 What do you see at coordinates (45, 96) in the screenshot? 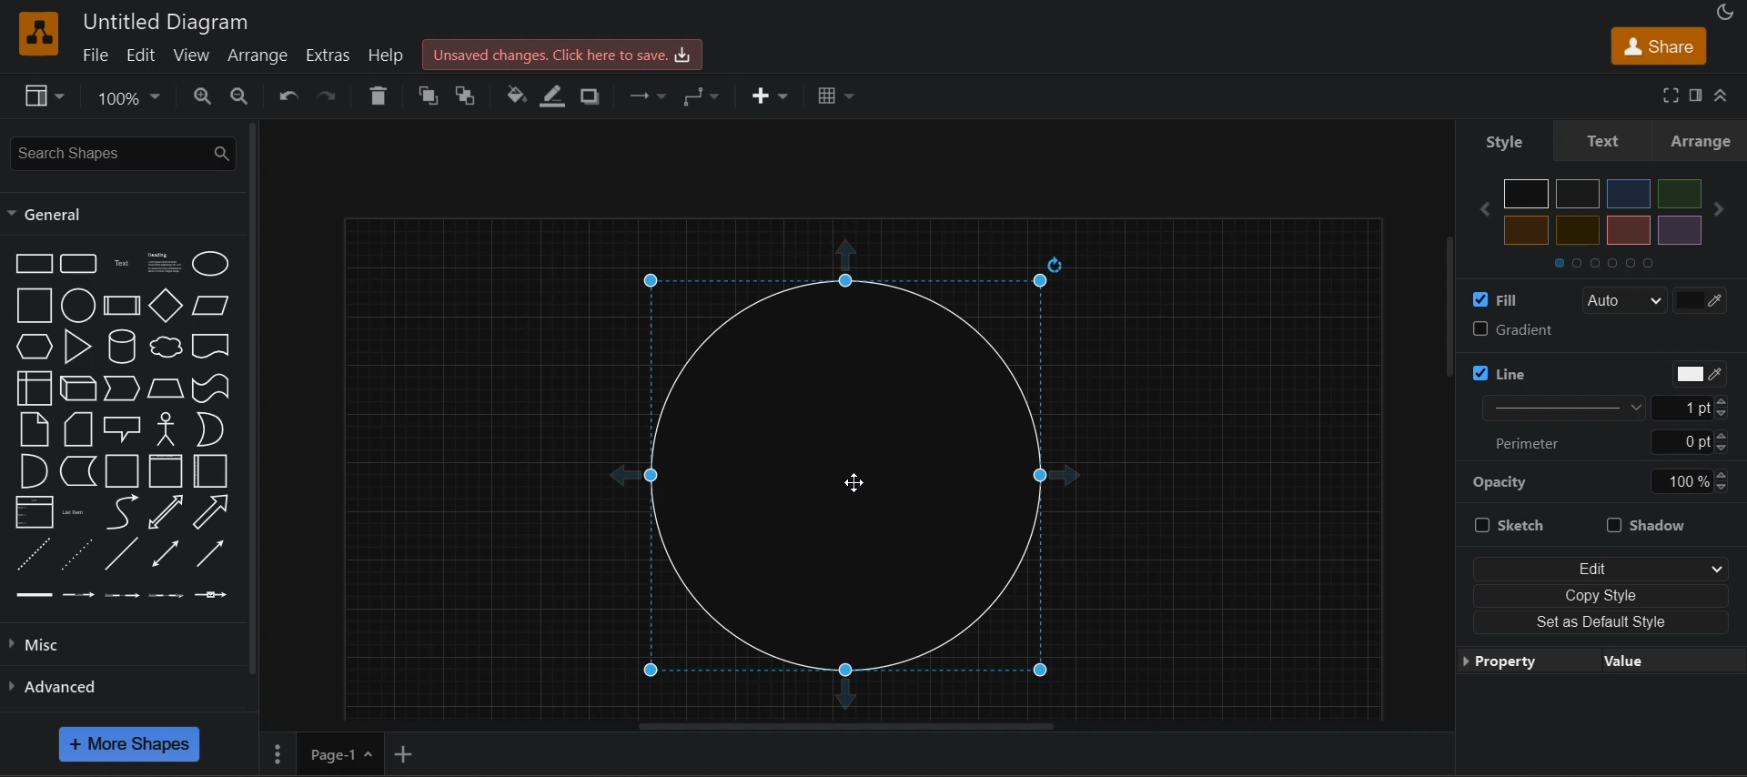
I see `view` at bounding box center [45, 96].